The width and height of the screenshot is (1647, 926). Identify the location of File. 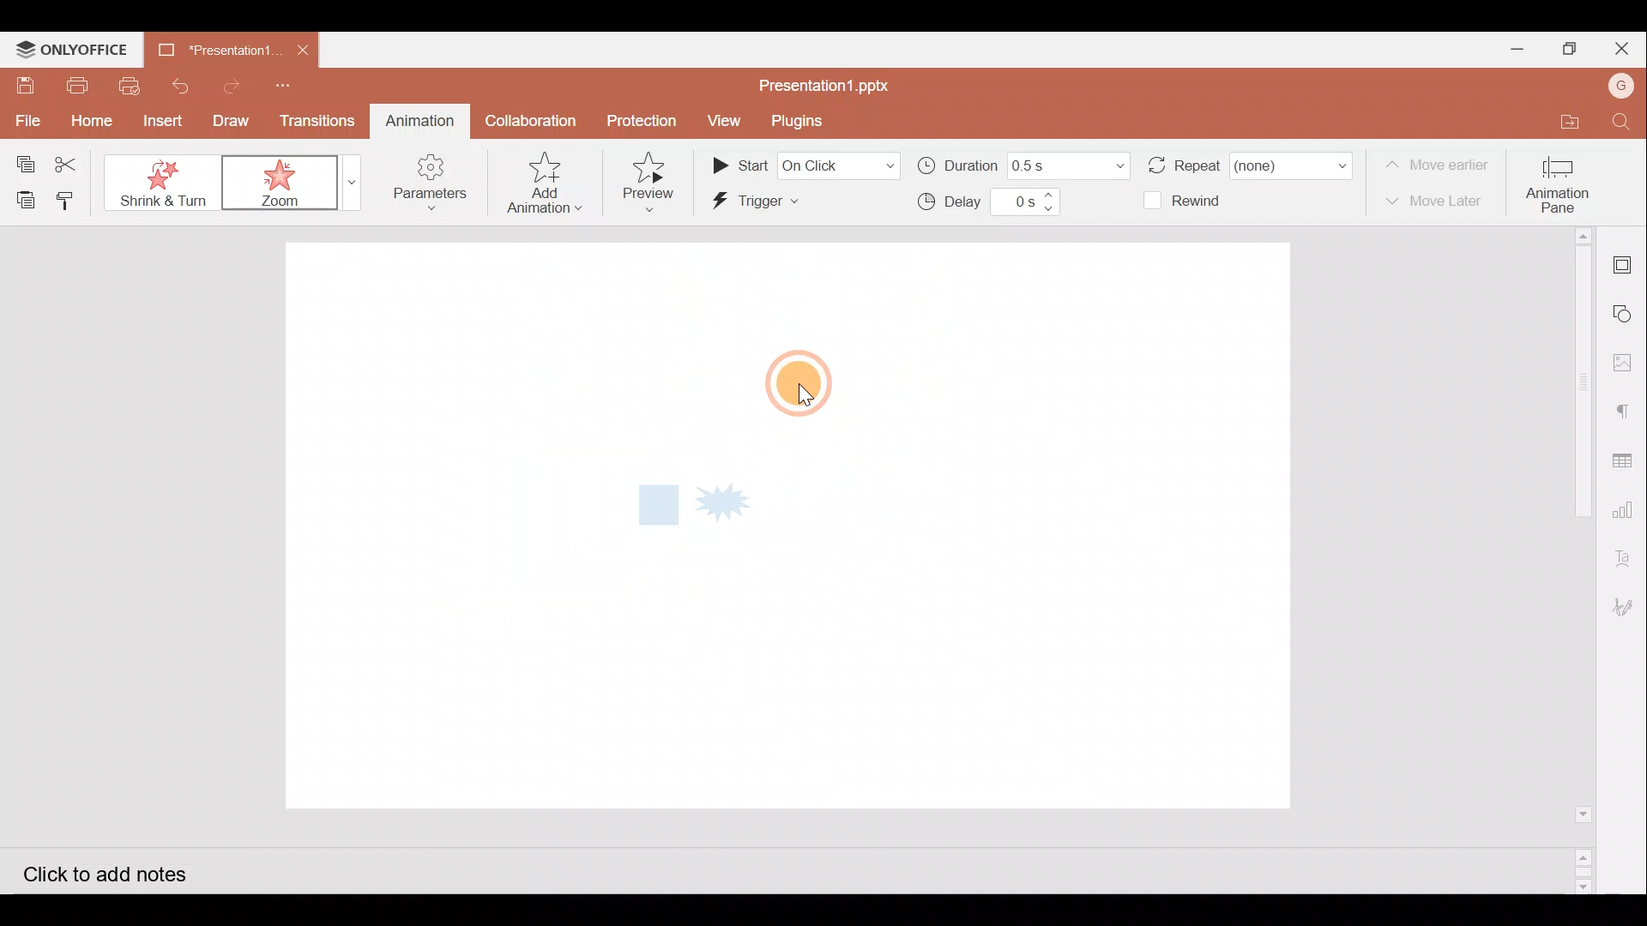
(25, 119).